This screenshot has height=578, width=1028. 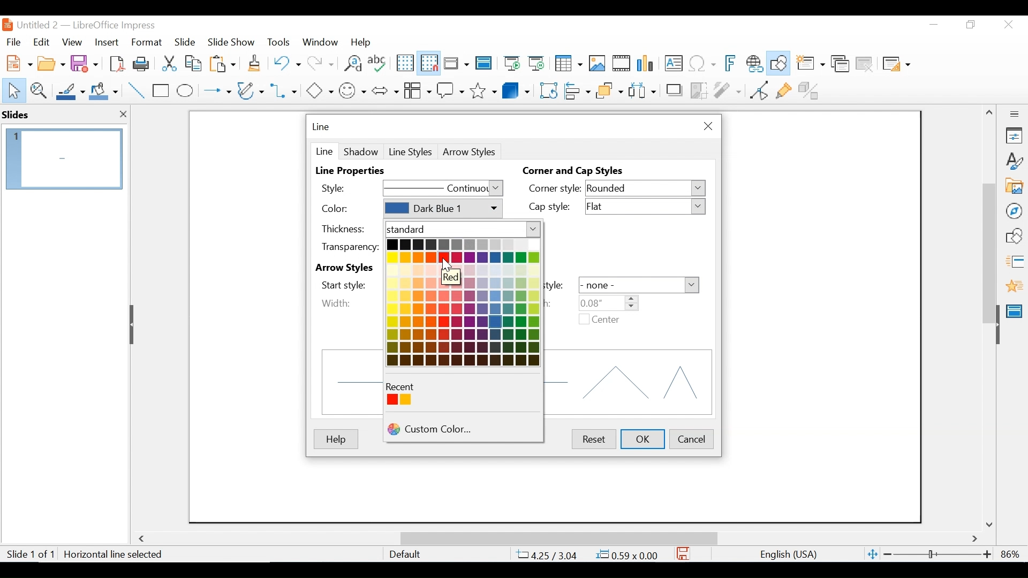 I want to click on Styles, so click(x=1015, y=162).